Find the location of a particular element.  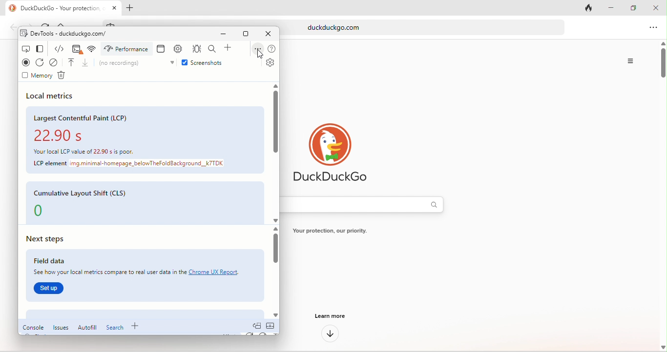

close is located at coordinates (656, 7).